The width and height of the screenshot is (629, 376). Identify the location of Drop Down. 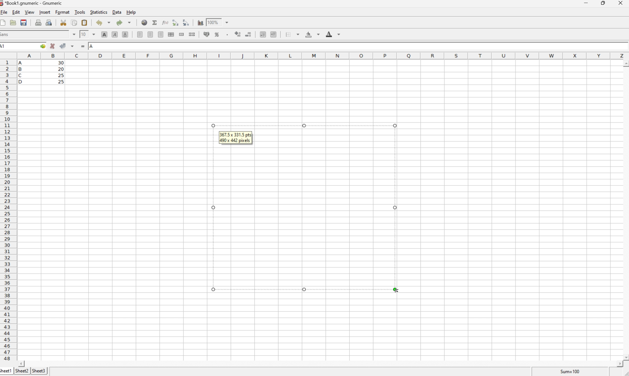
(94, 34).